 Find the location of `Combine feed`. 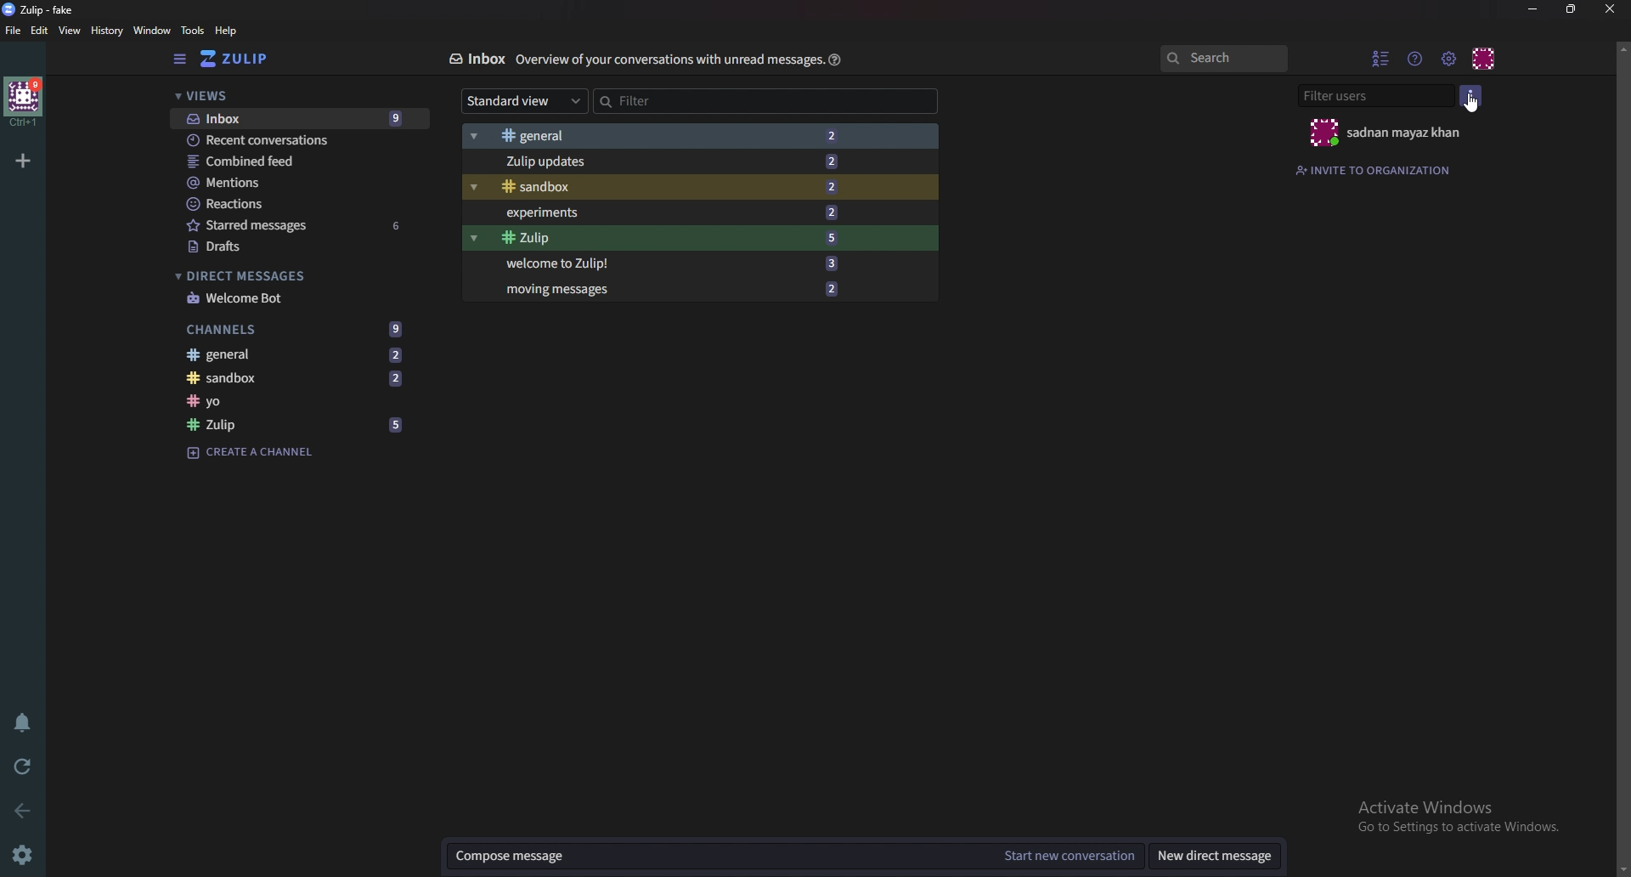

Combine feed is located at coordinates (291, 160).